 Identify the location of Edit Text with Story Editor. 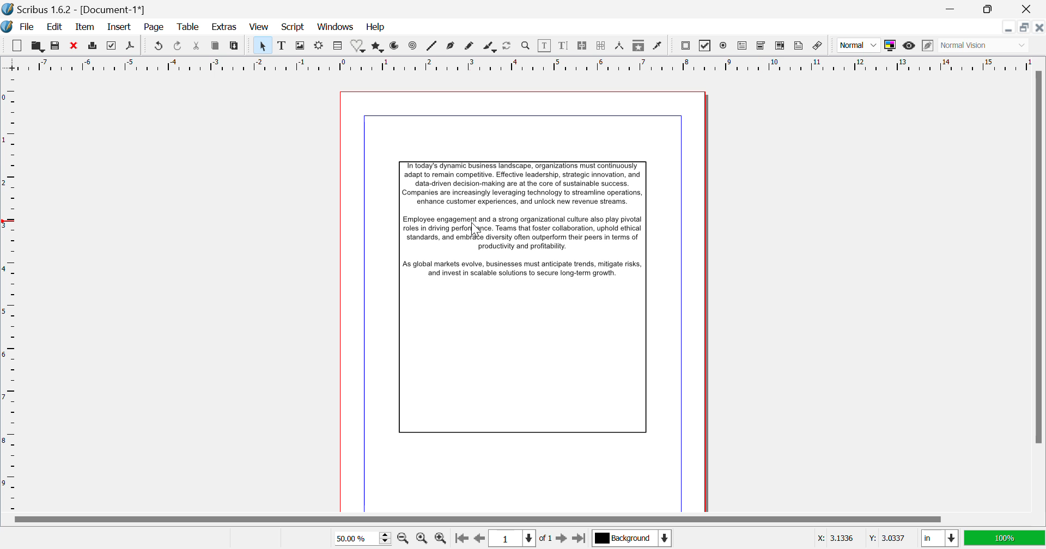
(565, 46).